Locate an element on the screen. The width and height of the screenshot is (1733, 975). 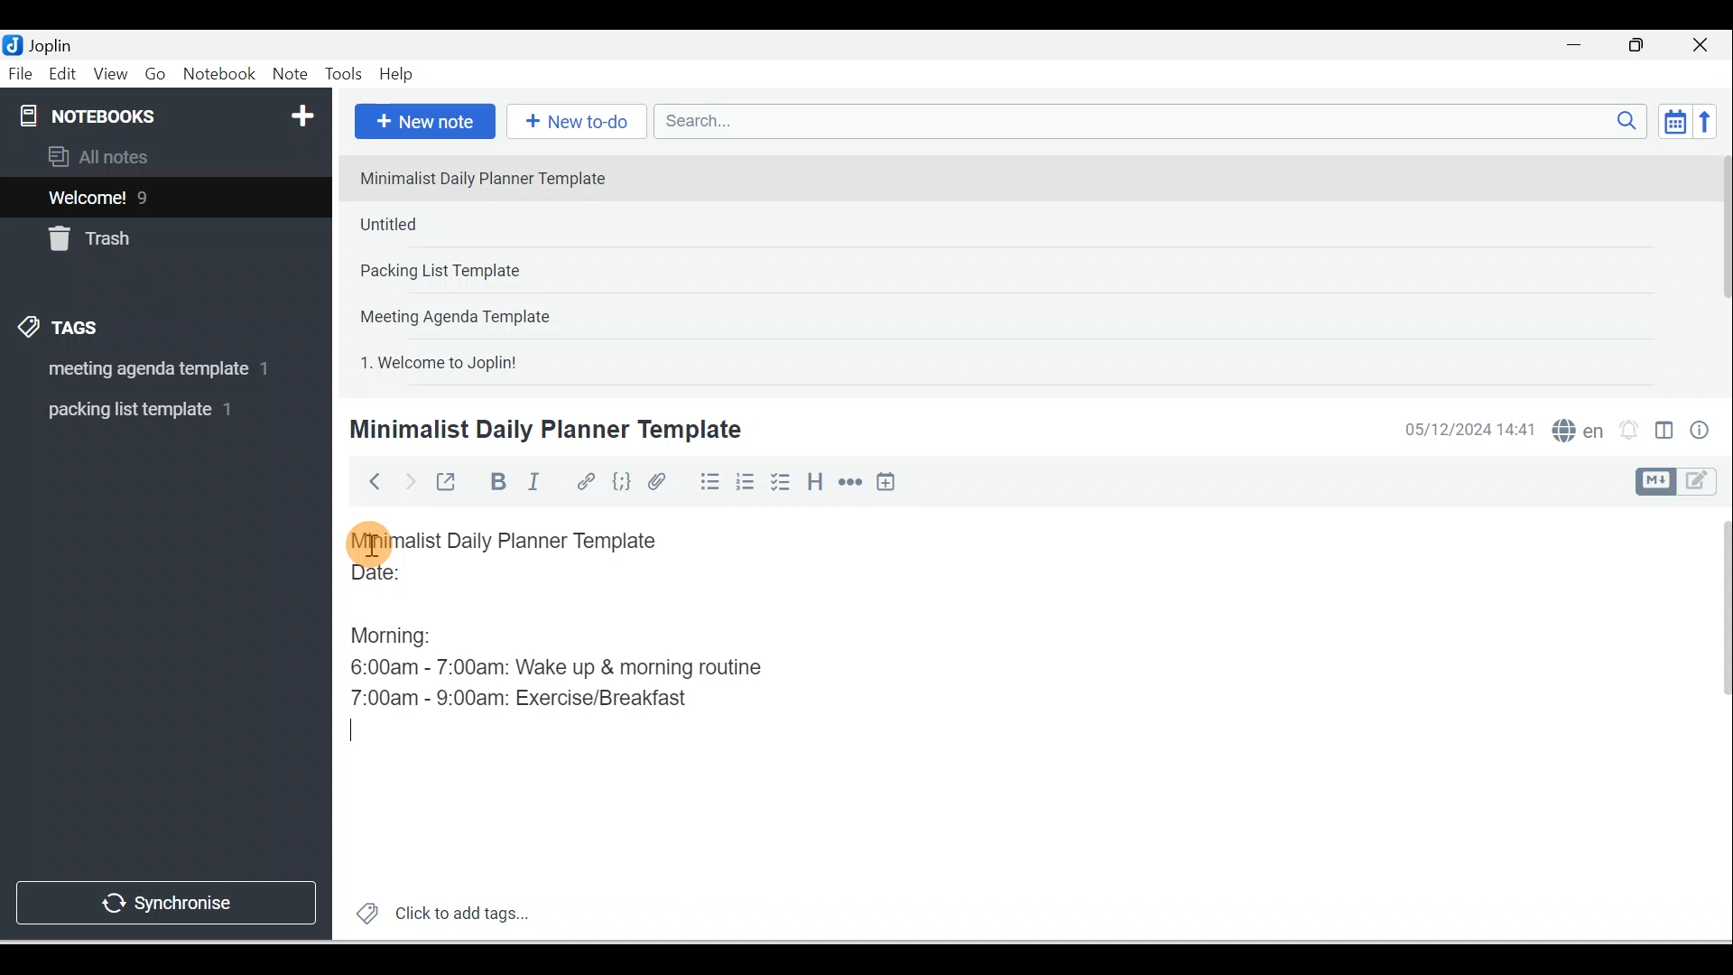
Toggle external editing is located at coordinates (449, 486).